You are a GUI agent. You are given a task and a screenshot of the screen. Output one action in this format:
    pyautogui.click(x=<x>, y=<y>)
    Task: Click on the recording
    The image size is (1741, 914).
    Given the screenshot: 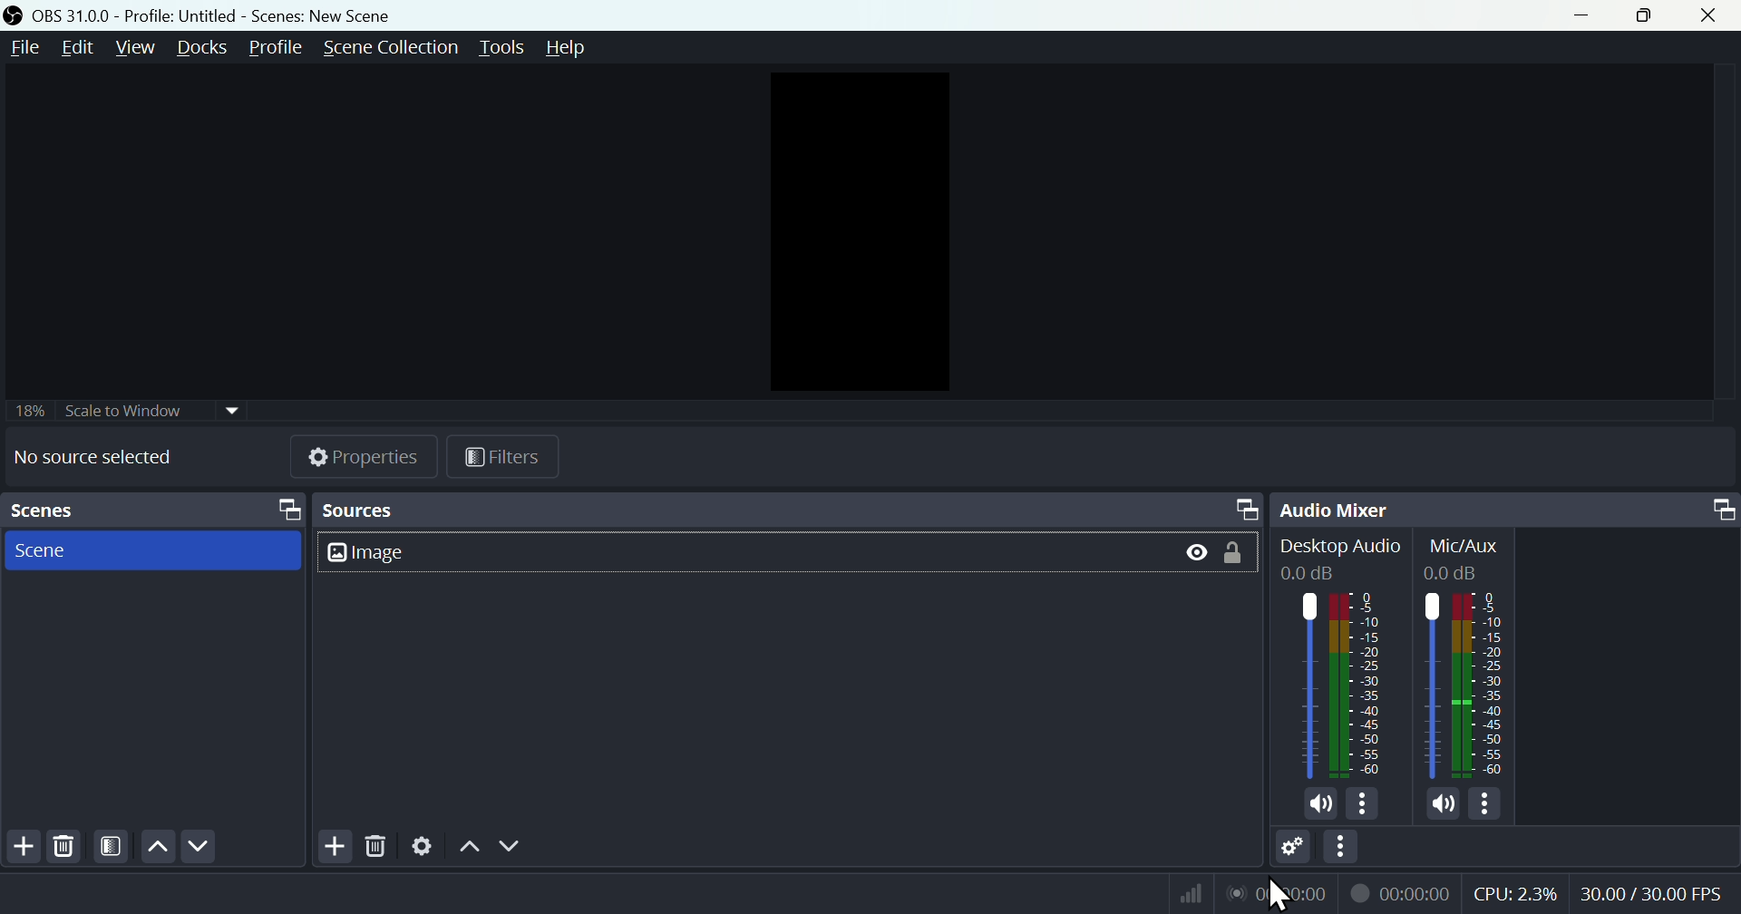 What is the action you would take?
    pyautogui.click(x=1401, y=893)
    